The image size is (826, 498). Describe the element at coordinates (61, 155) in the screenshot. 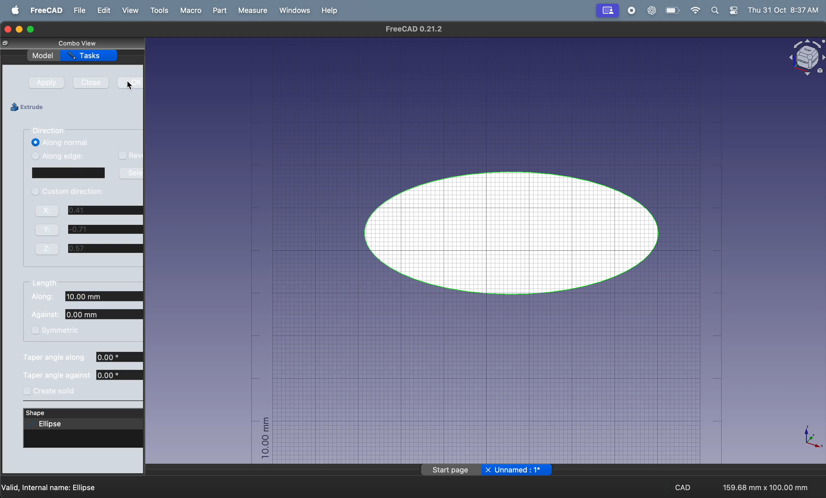

I see `along edge` at that location.